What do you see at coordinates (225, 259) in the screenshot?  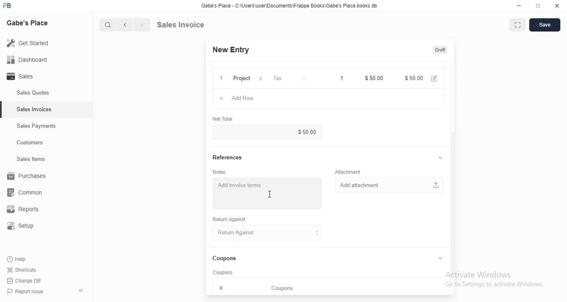 I see `Coupons.` at bounding box center [225, 259].